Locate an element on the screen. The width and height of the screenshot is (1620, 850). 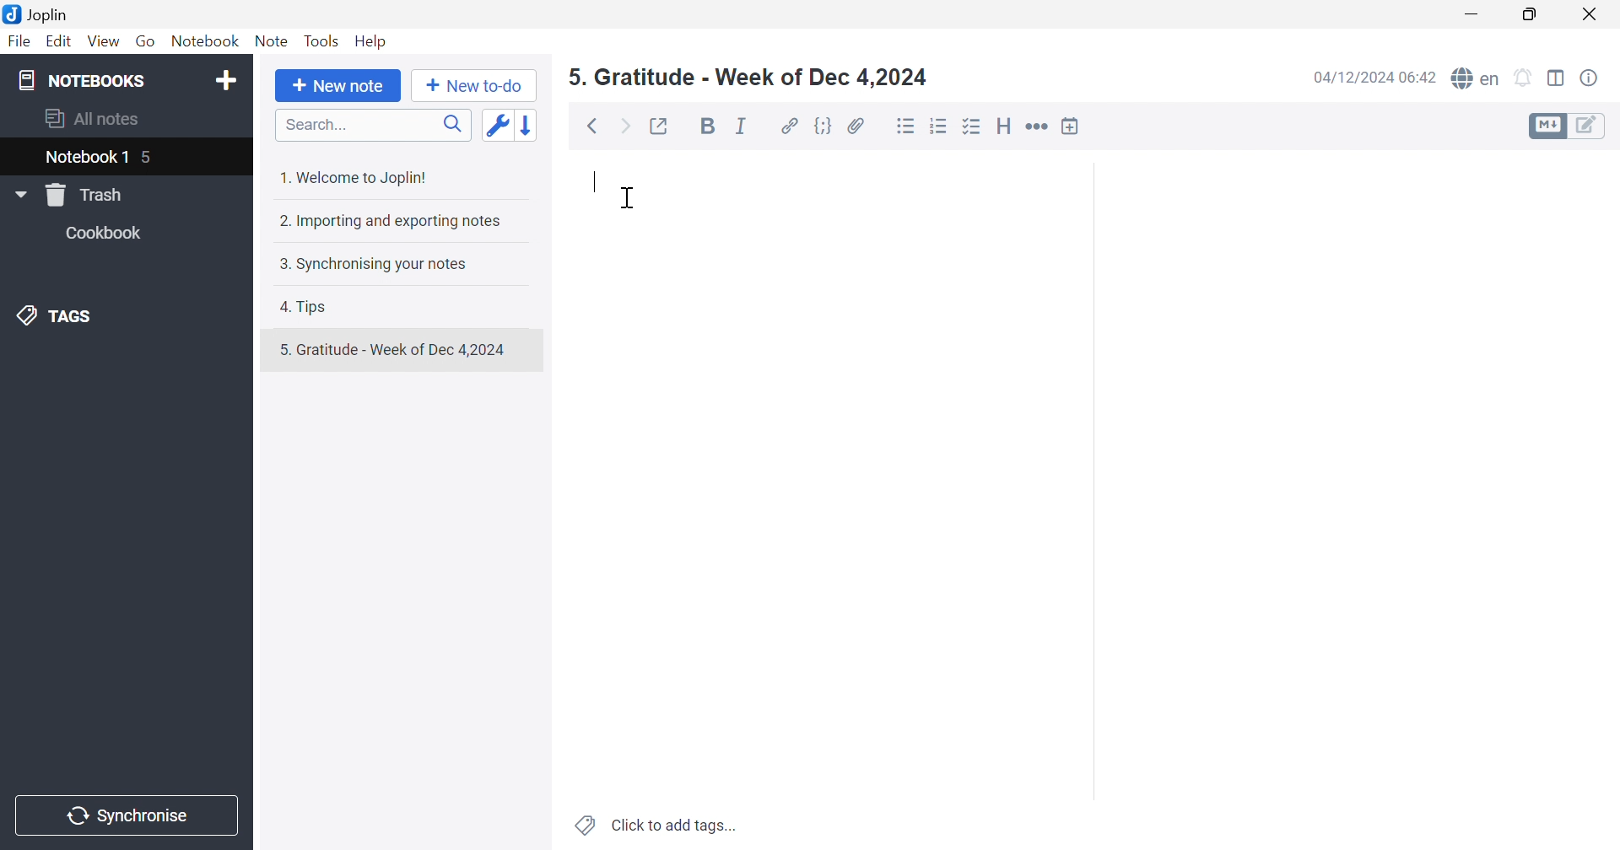
View is located at coordinates (103, 43).